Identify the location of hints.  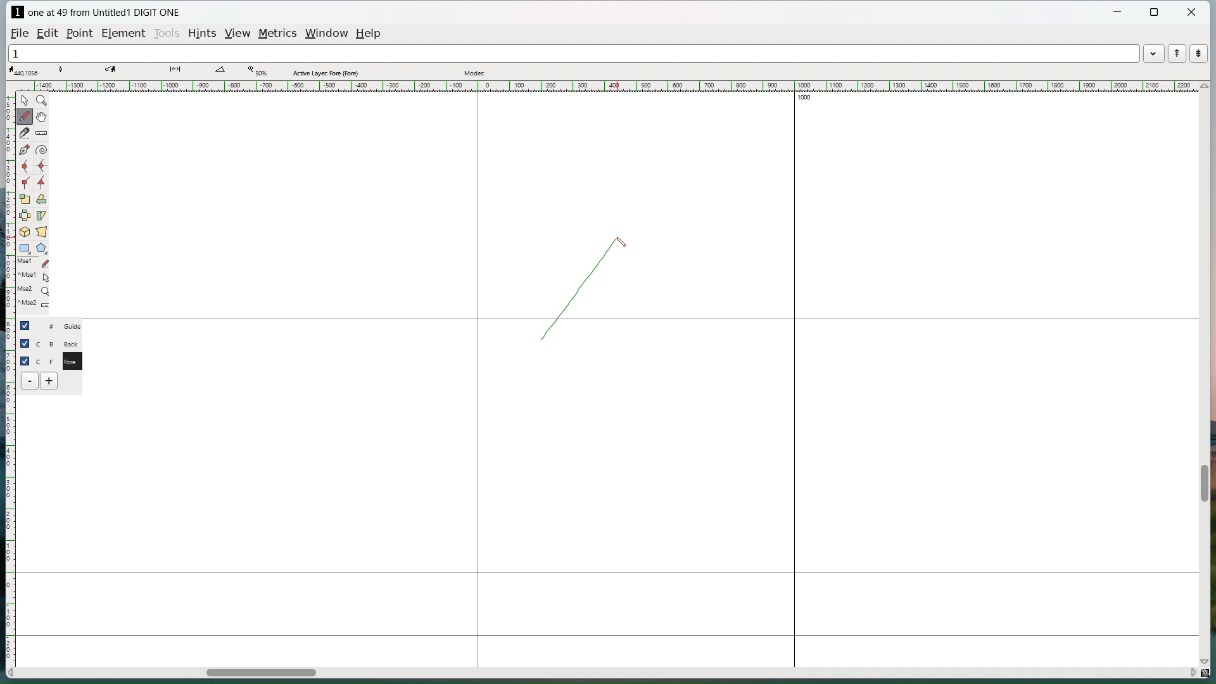
(203, 34).